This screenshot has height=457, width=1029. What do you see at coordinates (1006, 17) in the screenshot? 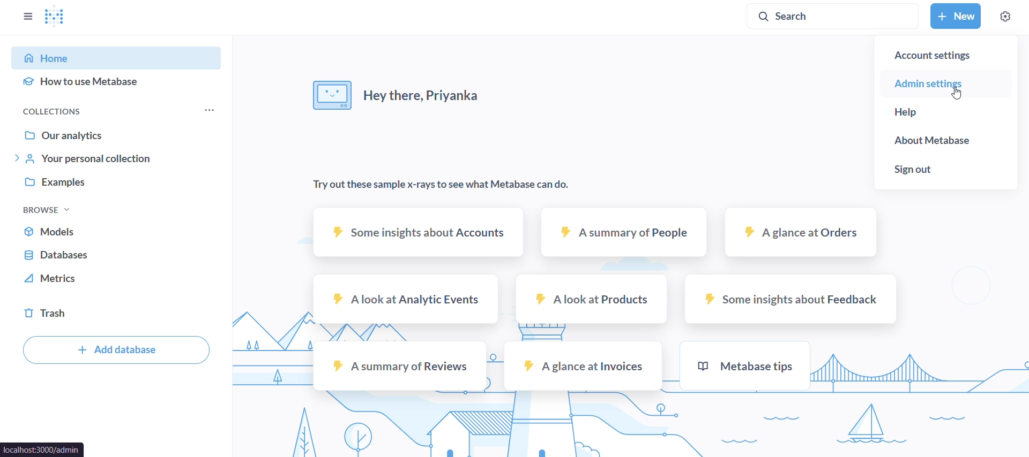
I see `settings` at bounding box center [1006, 17].